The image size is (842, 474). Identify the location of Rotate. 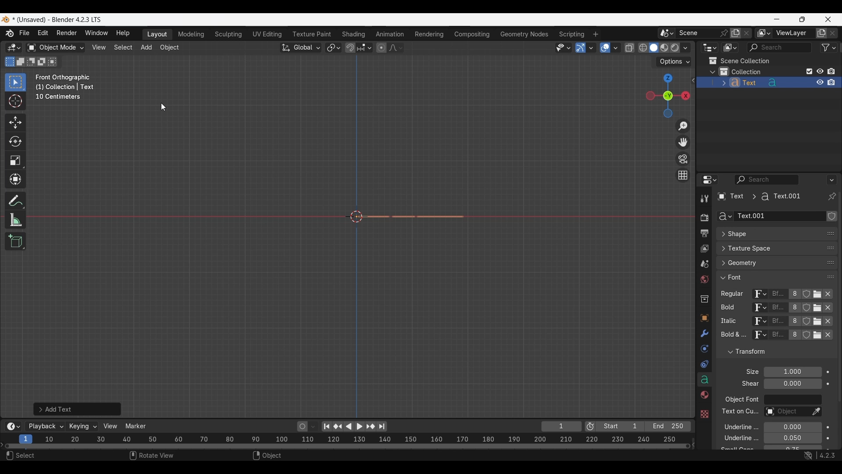
(15, 141).